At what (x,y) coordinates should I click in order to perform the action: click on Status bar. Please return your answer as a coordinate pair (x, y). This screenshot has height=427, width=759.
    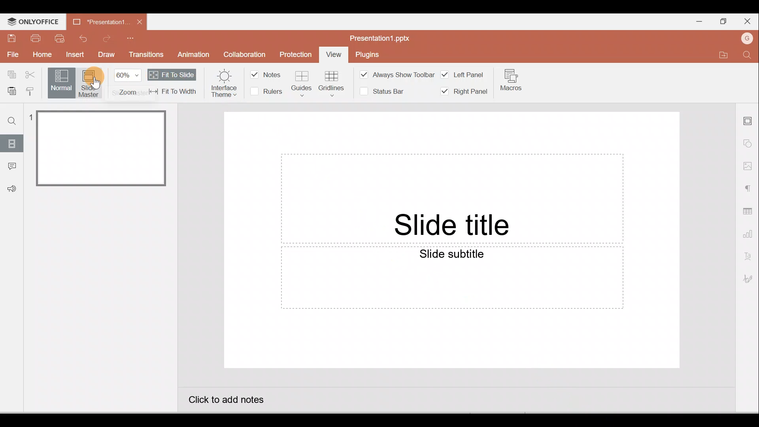
    Looking at the image, I should click on (382, 91).